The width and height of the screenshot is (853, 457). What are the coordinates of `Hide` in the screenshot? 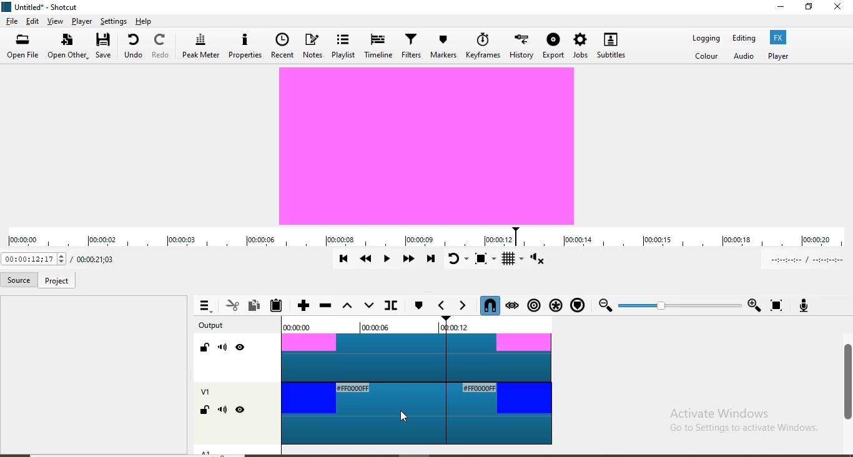 It's located at (242, 348).